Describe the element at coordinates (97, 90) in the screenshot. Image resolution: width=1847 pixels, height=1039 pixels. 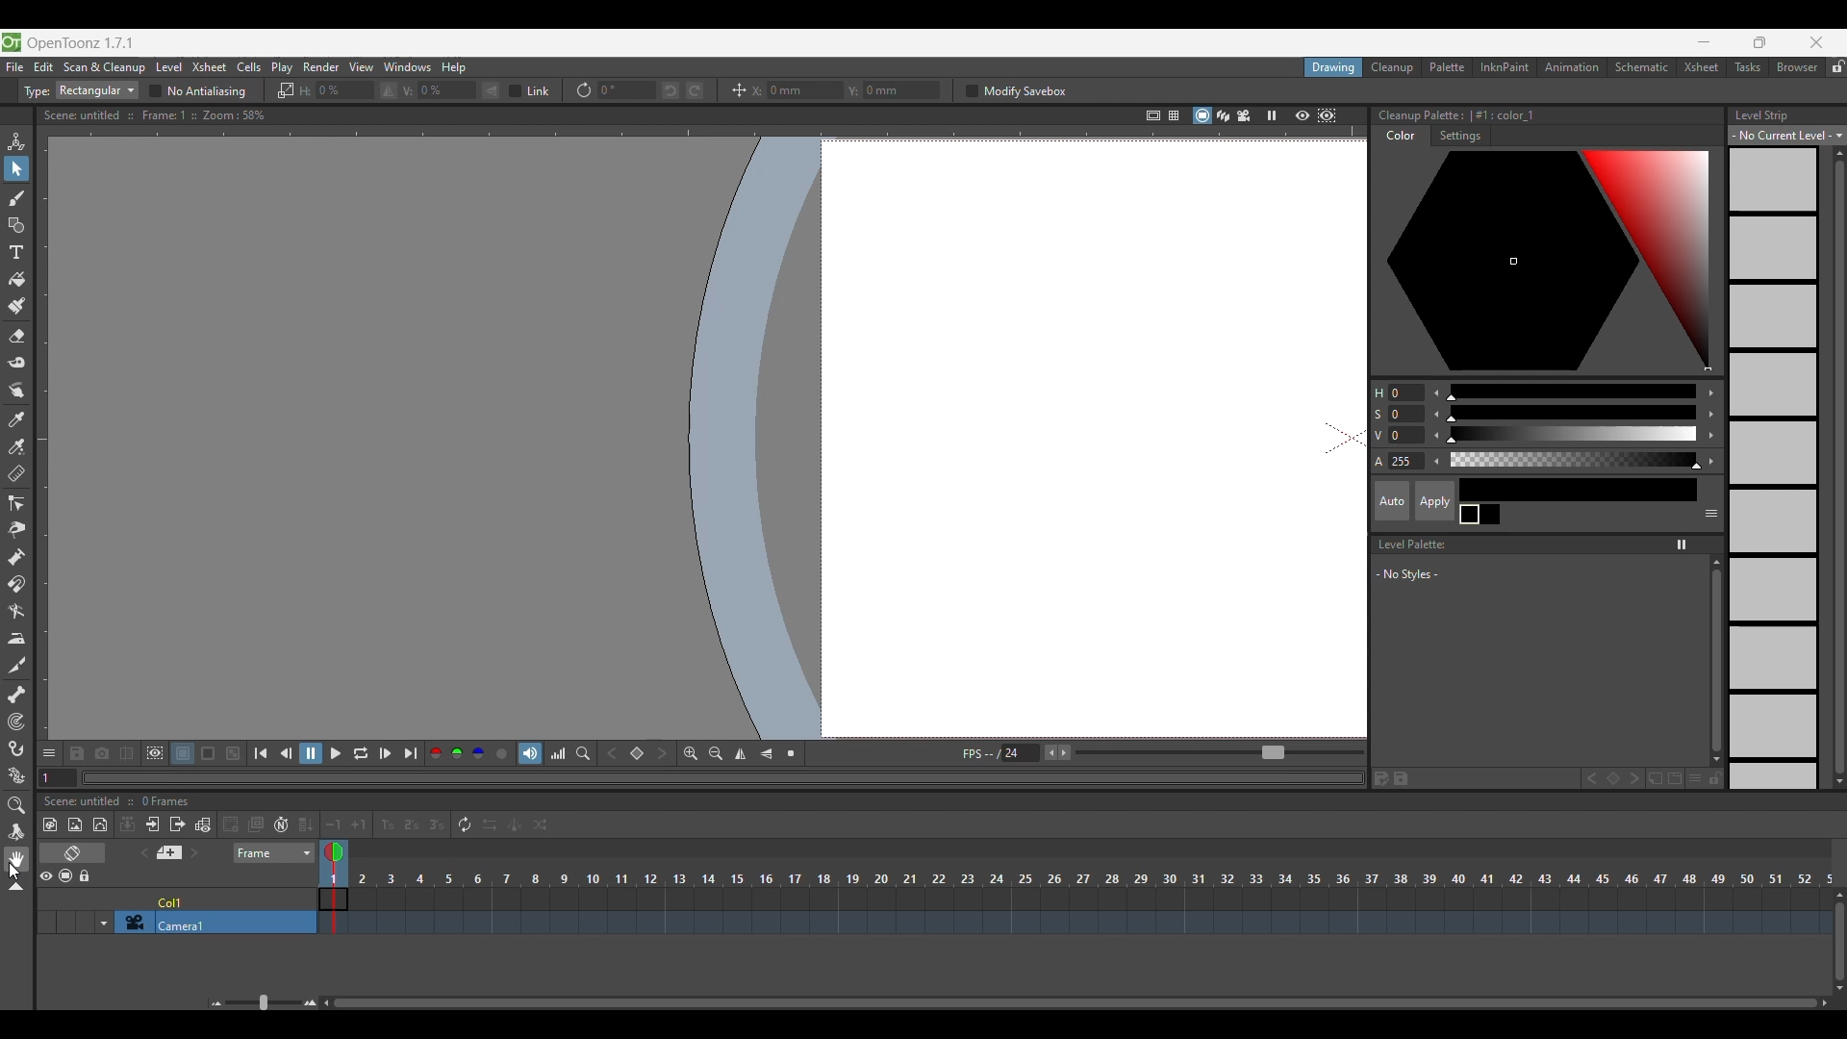
I see `Type options` at that location.